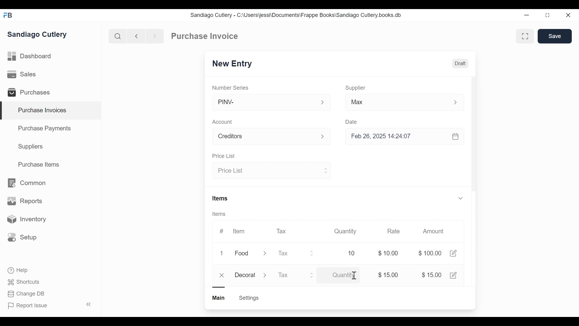  I want to click on Rate, so click(393, 231).